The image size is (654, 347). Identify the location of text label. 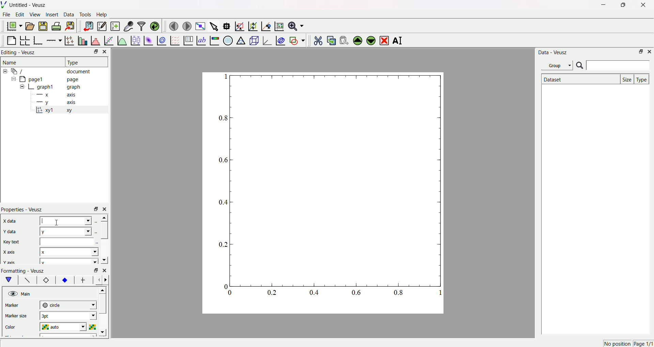
(201, 40).